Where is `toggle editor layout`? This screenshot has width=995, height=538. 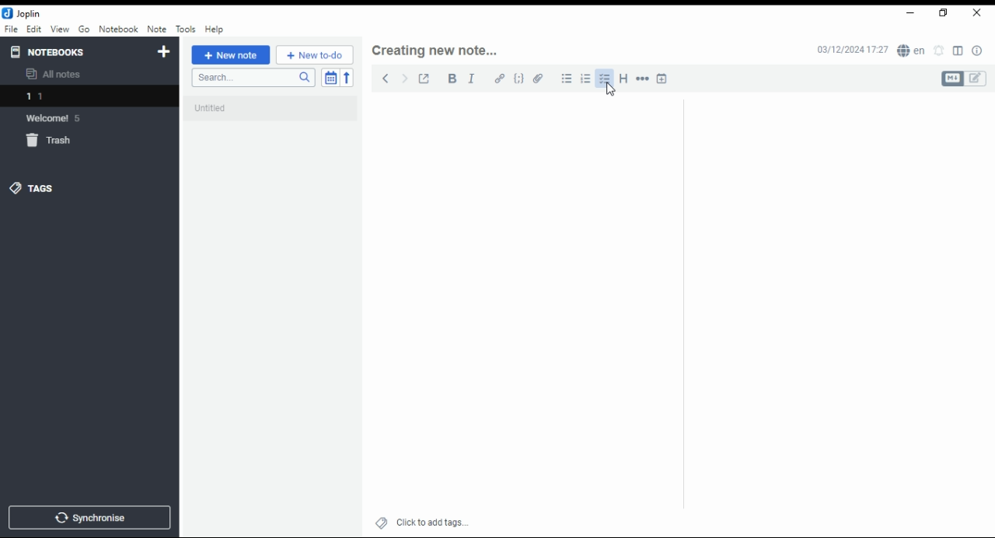 toggle editor layout is located at coordinates (958, 49).